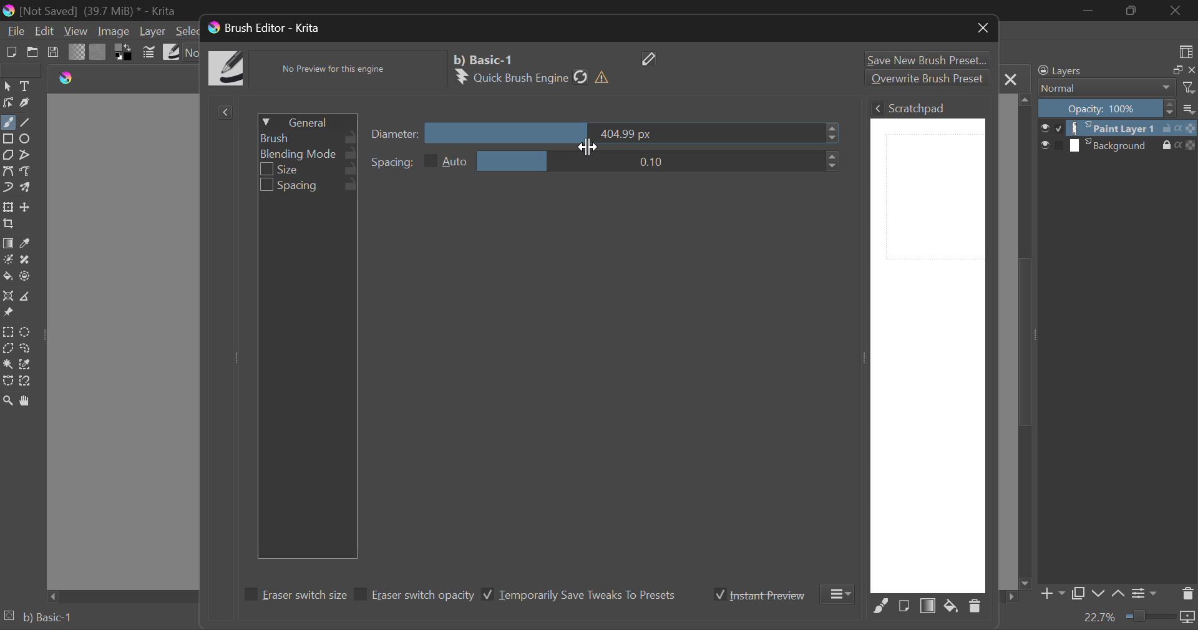 The width and height of the screenshot is (1198, 630). What do you see at coordinates (928, 607) in the screenshot?
I see `Fill Area with Gradient` at bounding box center [928, 607].